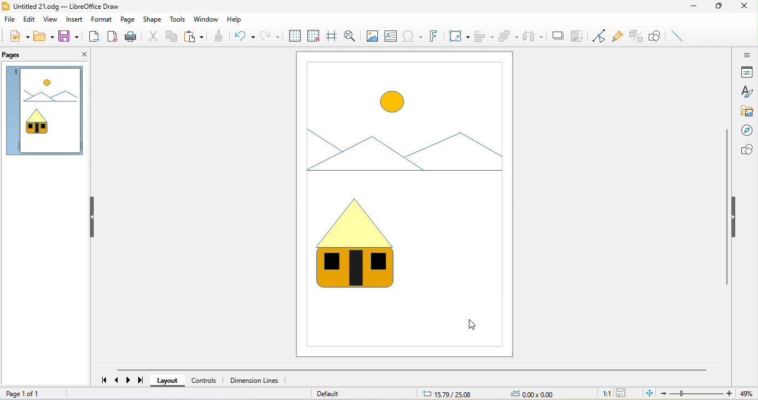  What do you see at coordinates (31, 19) in the screenshot?
I see `edit` at bounding box center [31, 19].